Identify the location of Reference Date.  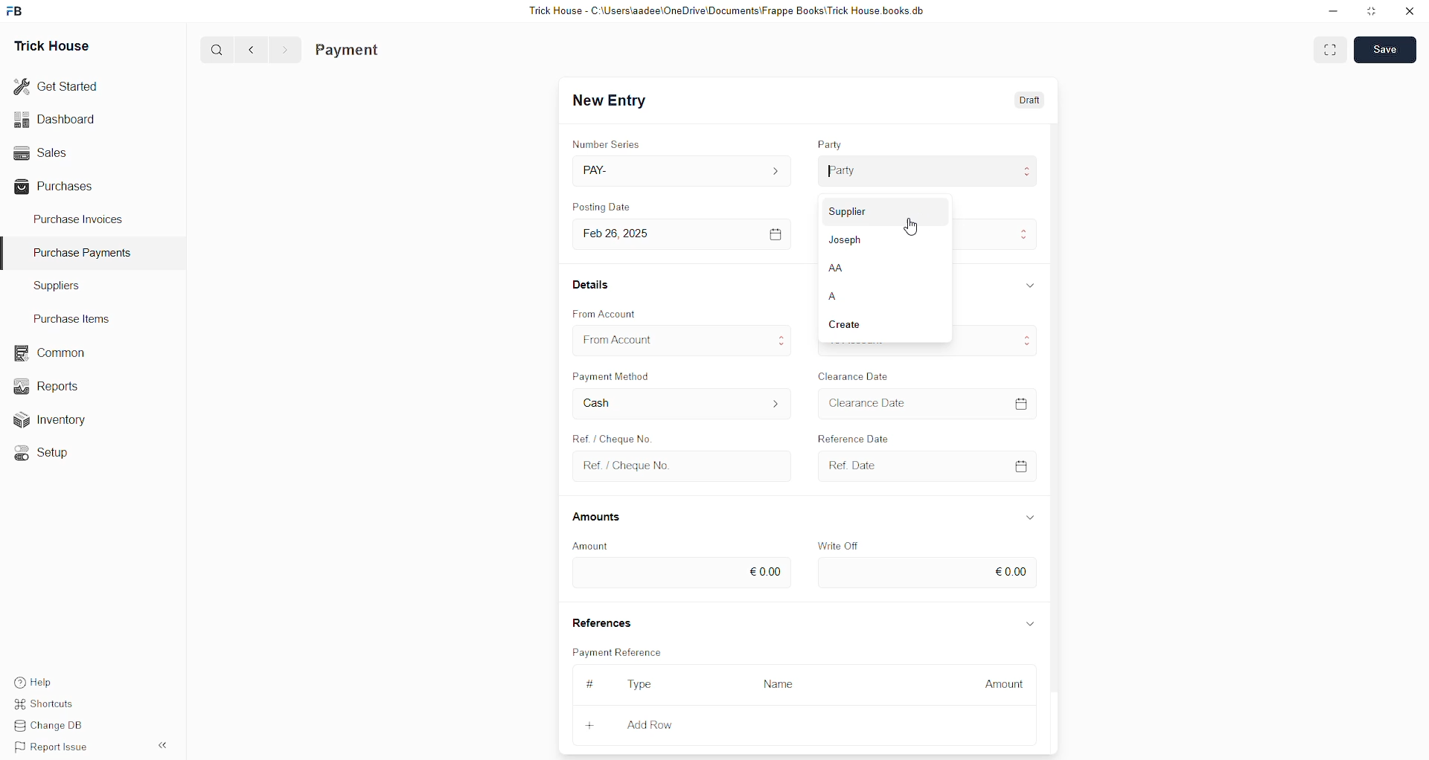
(870, 439).